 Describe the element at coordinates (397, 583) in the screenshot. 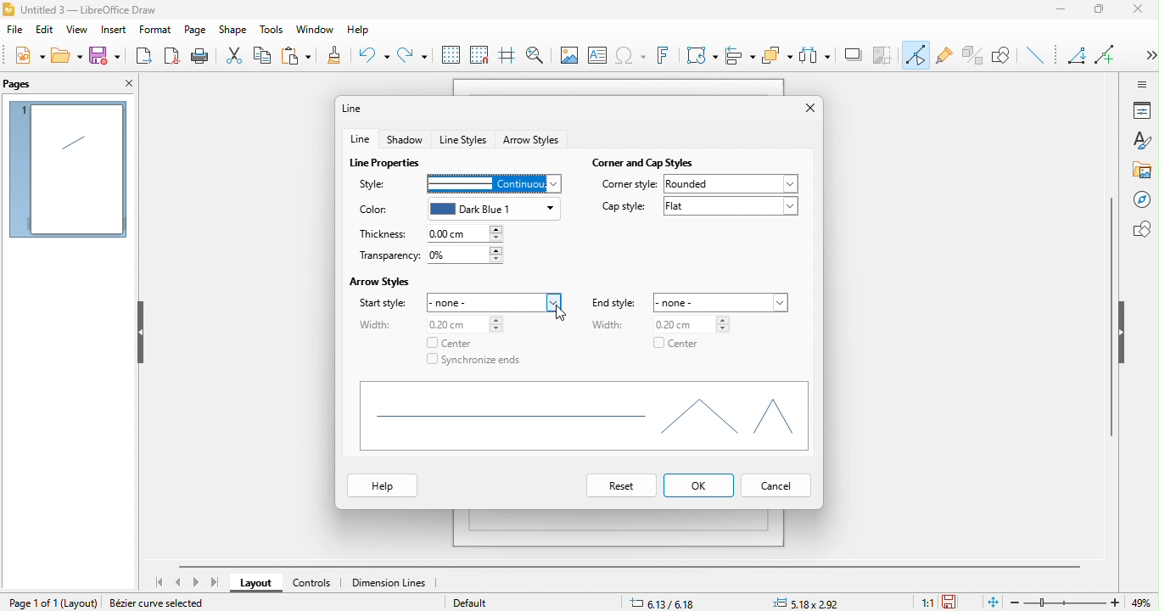

I see `dimension line` at that location.